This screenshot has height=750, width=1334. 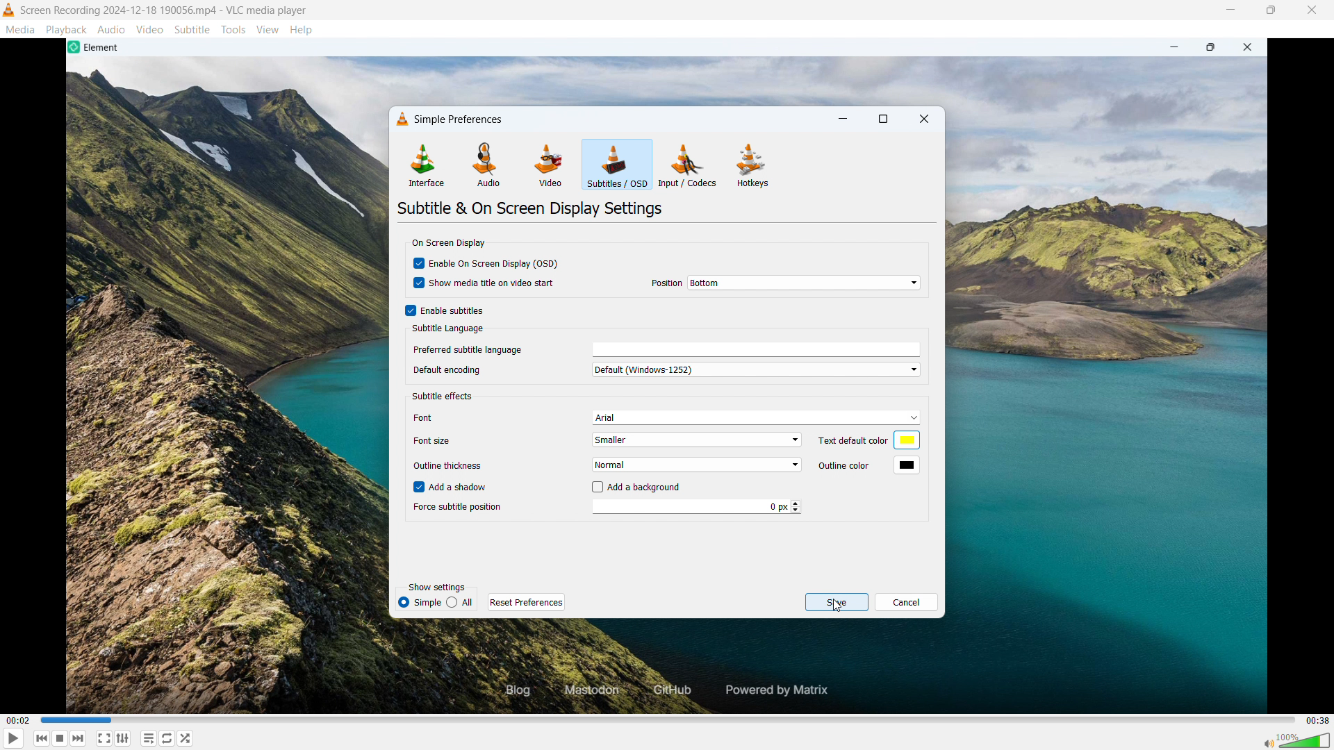 What do you see at coordinates (1229, 10) in the screenshot?
I see `minimise ` at bounding box center [1229, 10].